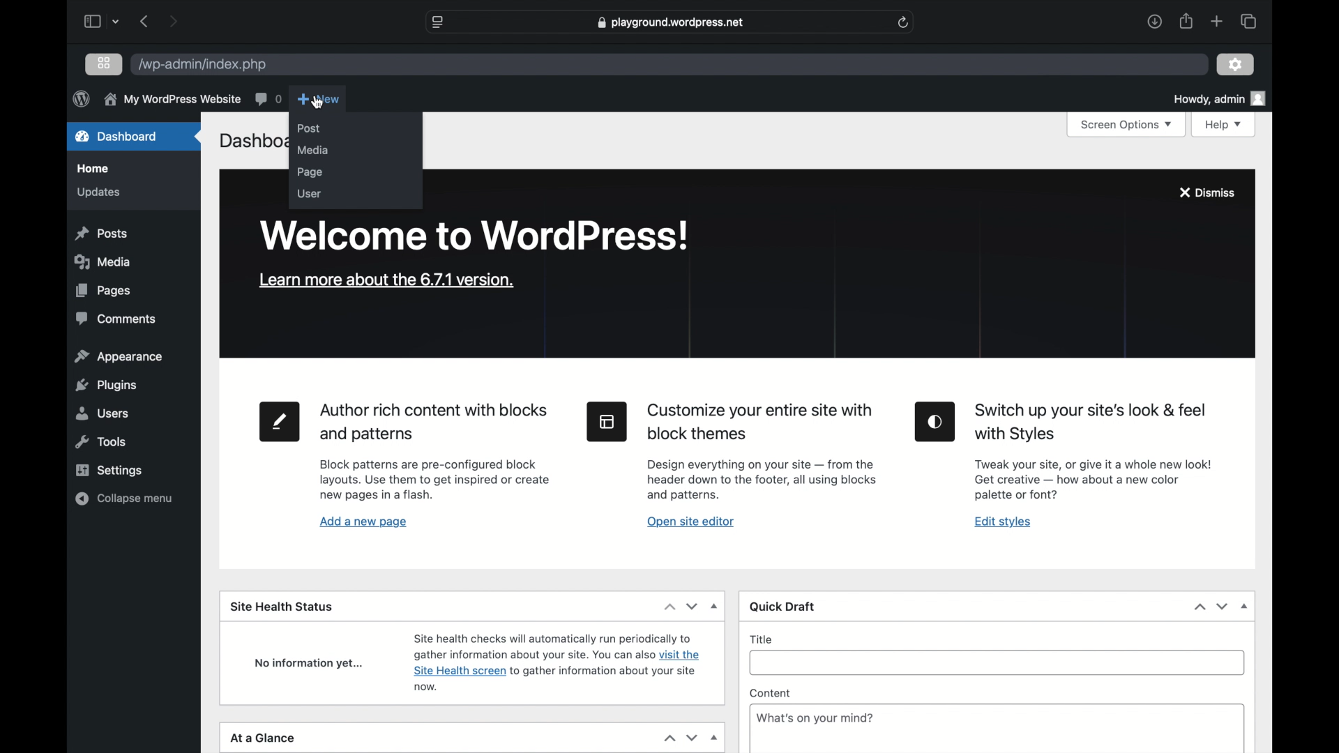 Image resolution: width=1339 pixels, height=753 pixels. Describe the element at coordinates (681, 738) in the screenshot. I see `stepper buttons` at that location.